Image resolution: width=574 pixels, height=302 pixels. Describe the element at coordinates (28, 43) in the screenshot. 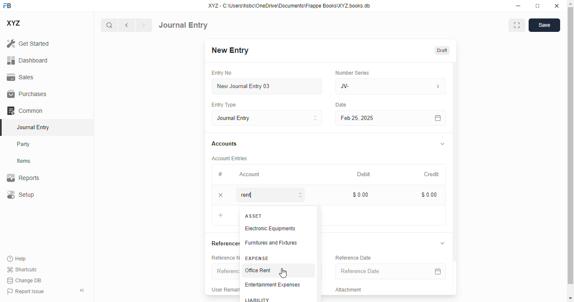

I see `get started` at that location.